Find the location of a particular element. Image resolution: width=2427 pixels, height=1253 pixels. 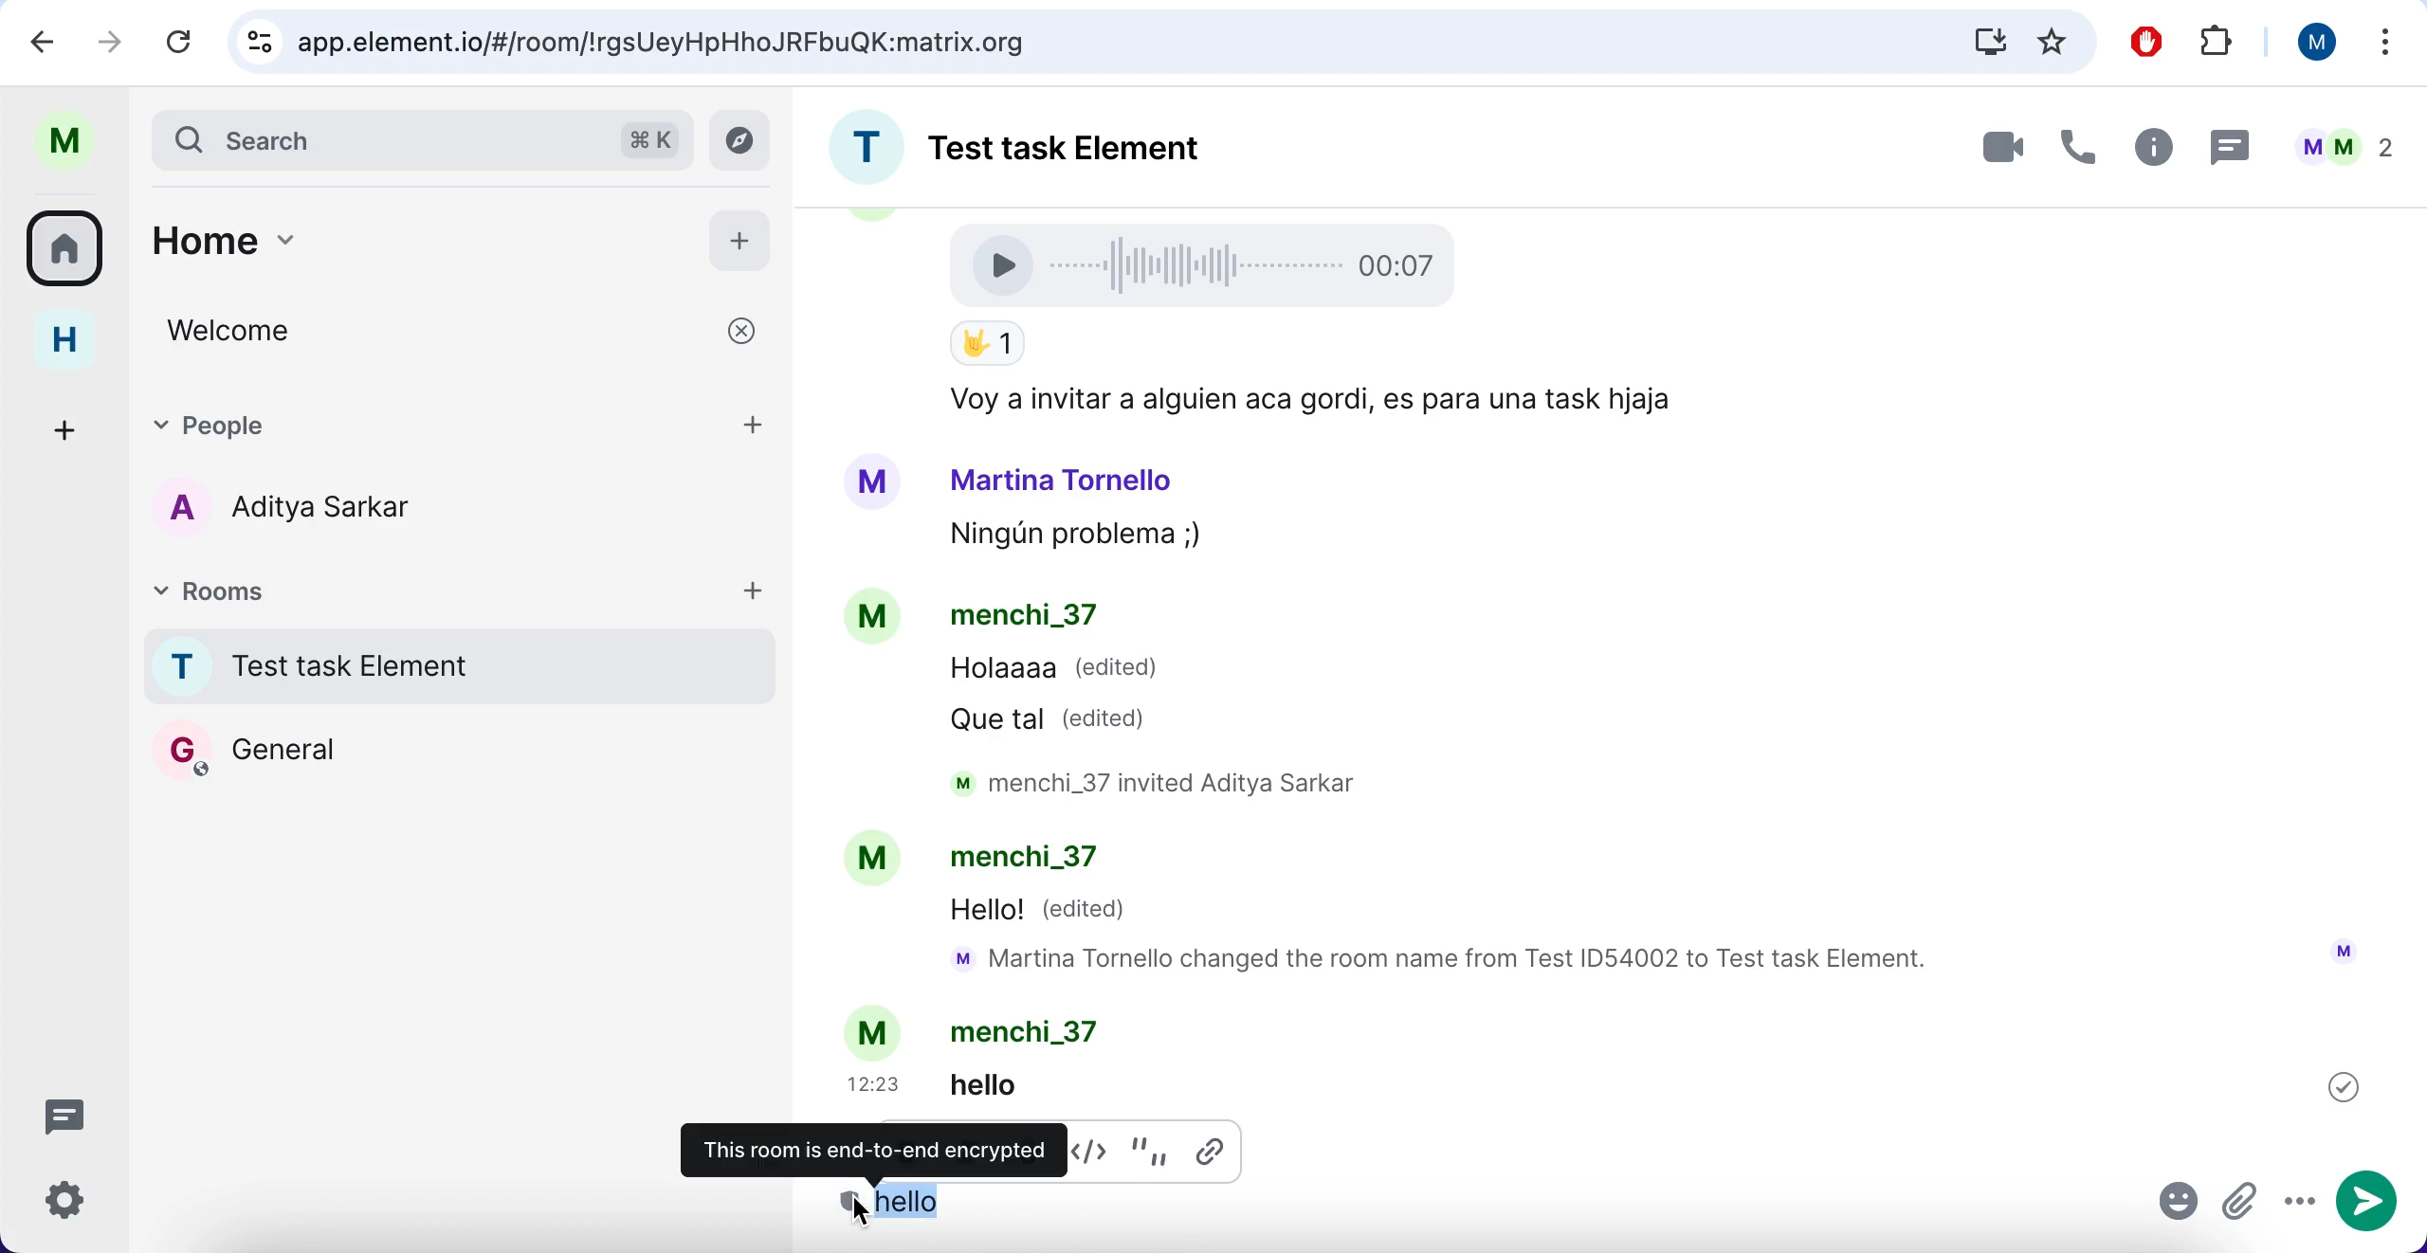

mM Martina Tornello changed the room name from Test ID54002 to Test task Element. is located at coordinates (1450, 961).